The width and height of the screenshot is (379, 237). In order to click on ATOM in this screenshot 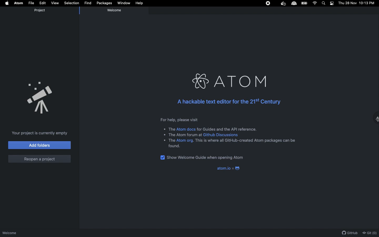, I will do `click(222, 80)`.